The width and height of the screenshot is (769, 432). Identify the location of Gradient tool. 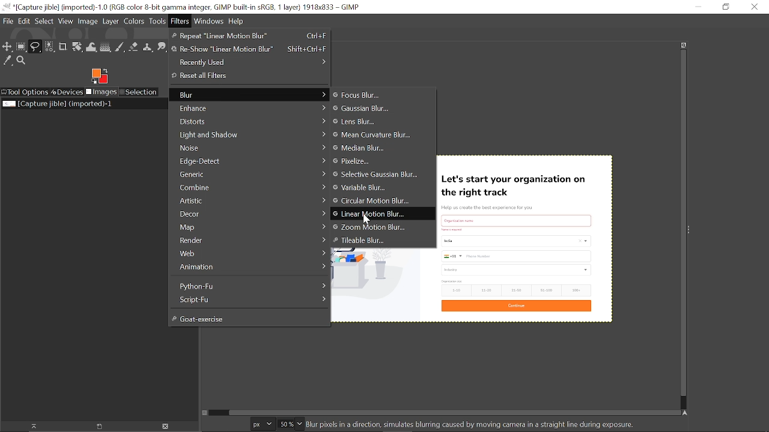
(106, 47).